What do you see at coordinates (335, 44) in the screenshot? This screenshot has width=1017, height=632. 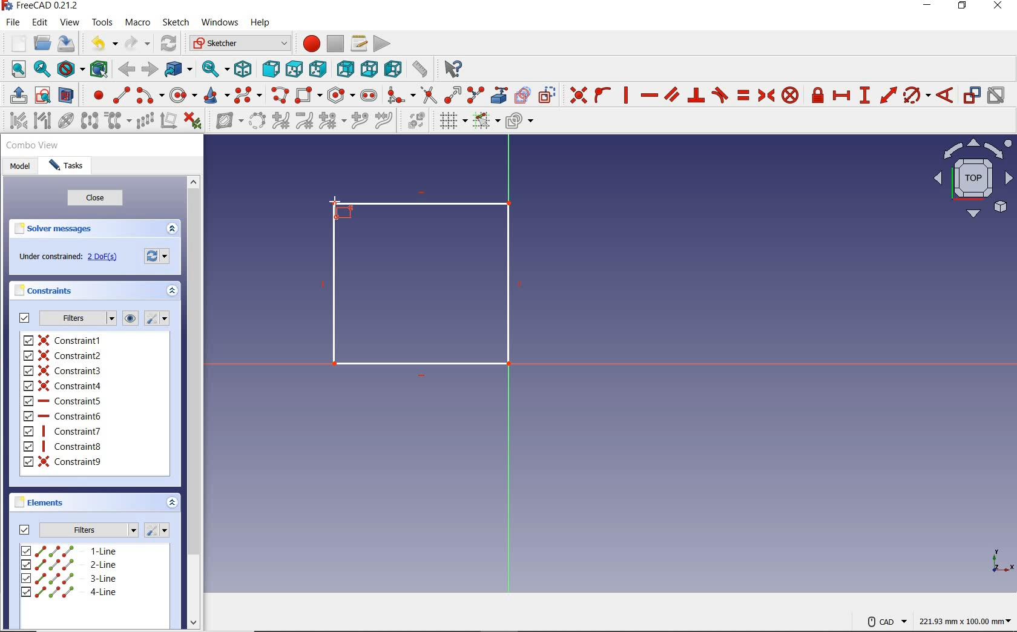 I see `stop macro recording` at bounding box center [335, 44].